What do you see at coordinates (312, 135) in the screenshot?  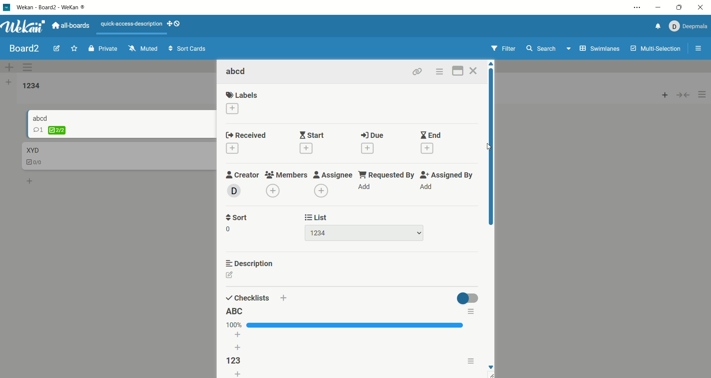 I see `start` at bounding box center [312, 135].